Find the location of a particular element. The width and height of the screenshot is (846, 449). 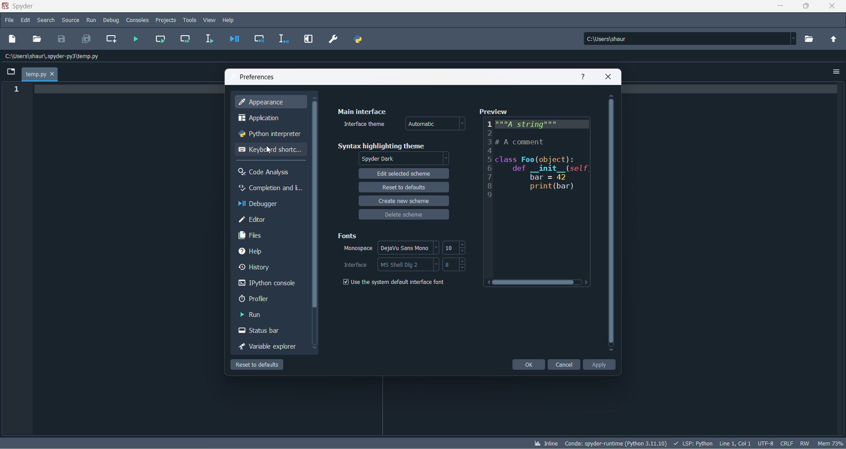

tools is located at coordinates (189, 20).